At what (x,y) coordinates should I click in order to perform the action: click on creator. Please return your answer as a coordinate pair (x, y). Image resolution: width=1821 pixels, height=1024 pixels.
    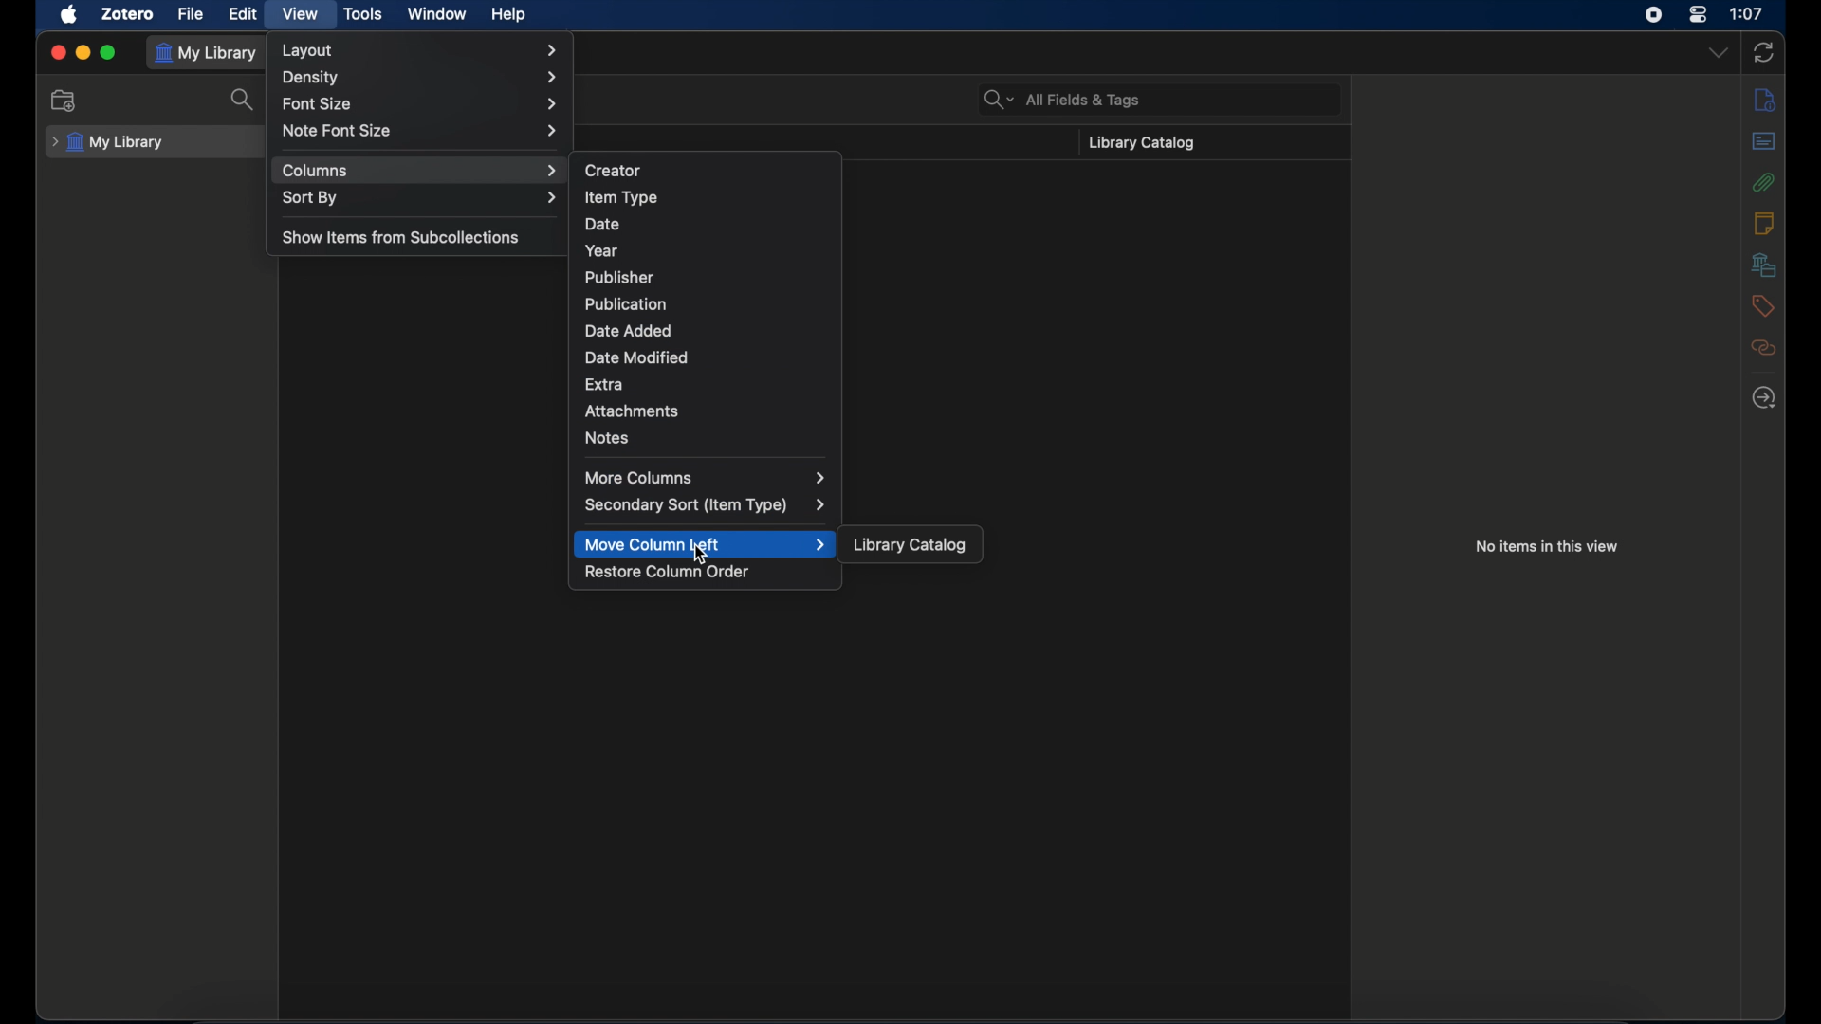
    Looking at the image, I should click on (613, 169).